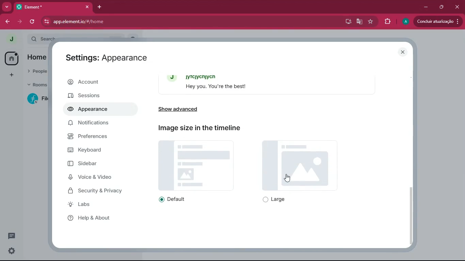 The width and height of the screenshot is (465, 261). Describe the element at coordinates (270, 84) in the screenshot. I see `message bubbles` at that location.